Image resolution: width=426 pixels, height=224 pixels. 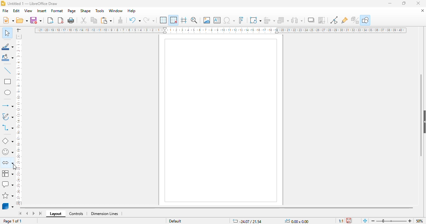 What do you see at coordinates (41, 11) in the screenshot?
I see `insert` at bounding box center [41, 11].